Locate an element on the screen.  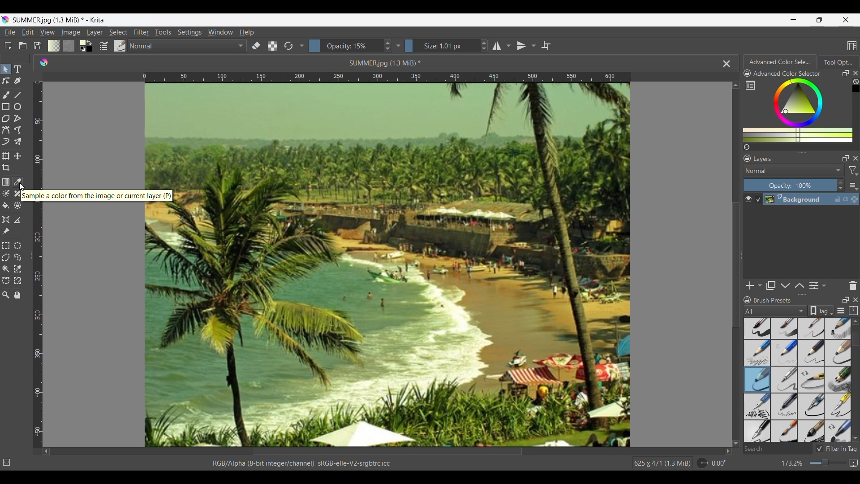
Polyline tool is located at coordinates (17, 118).